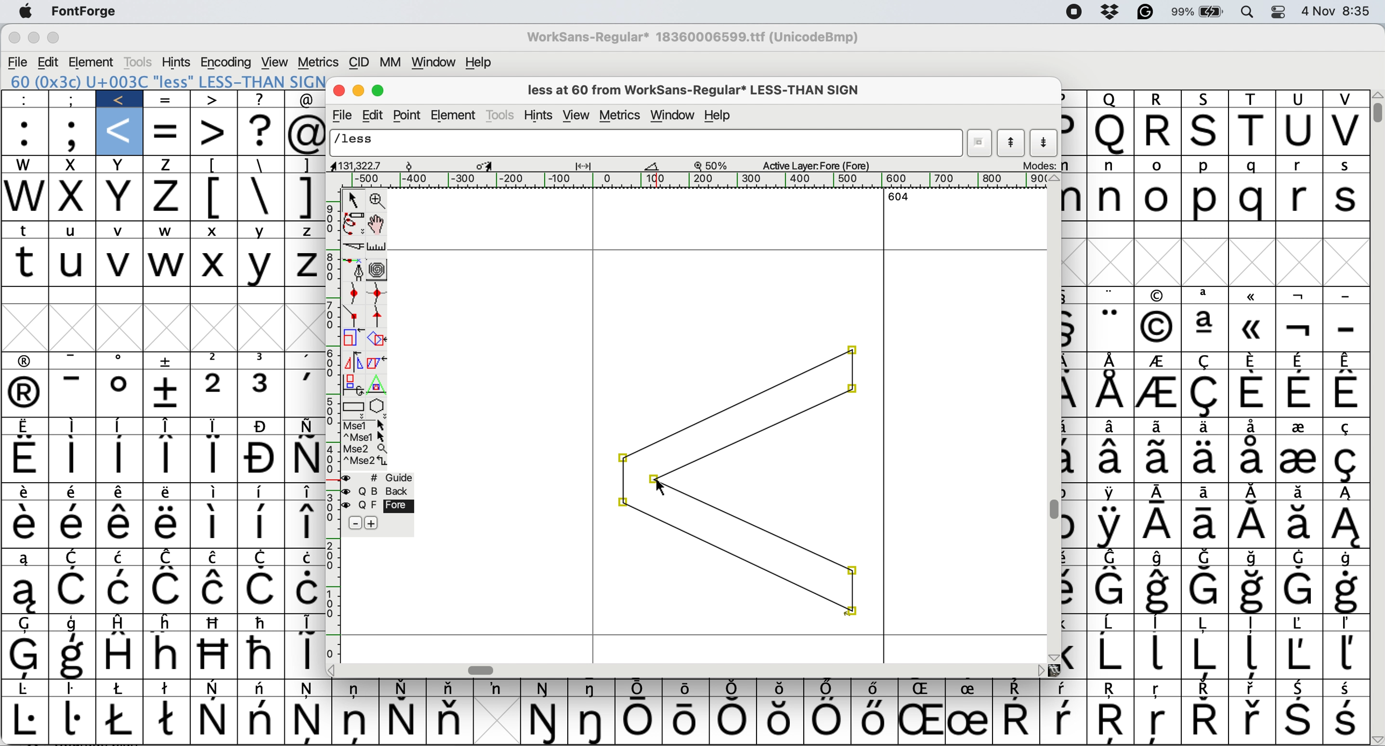  Describe the element at coordinates (262, 98) in the screenshot. I see `?` at that location.